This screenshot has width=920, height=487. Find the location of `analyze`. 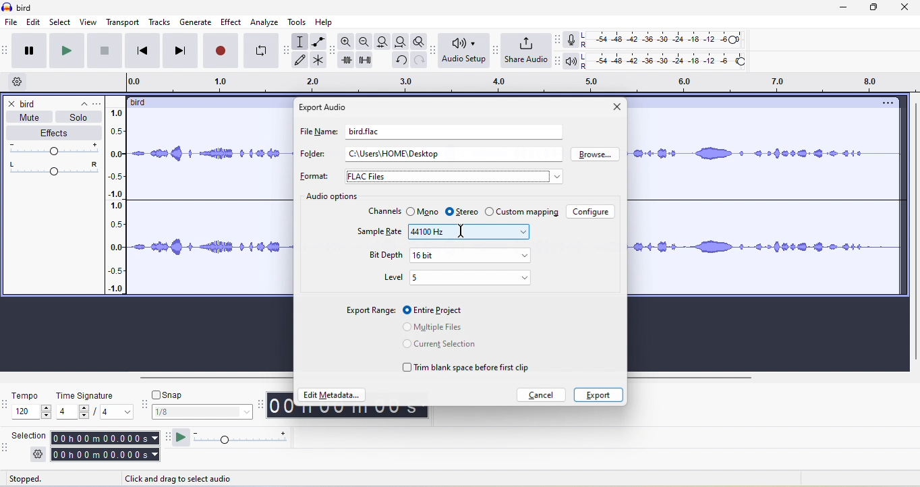

analyze is located at coordinates (265, 22).